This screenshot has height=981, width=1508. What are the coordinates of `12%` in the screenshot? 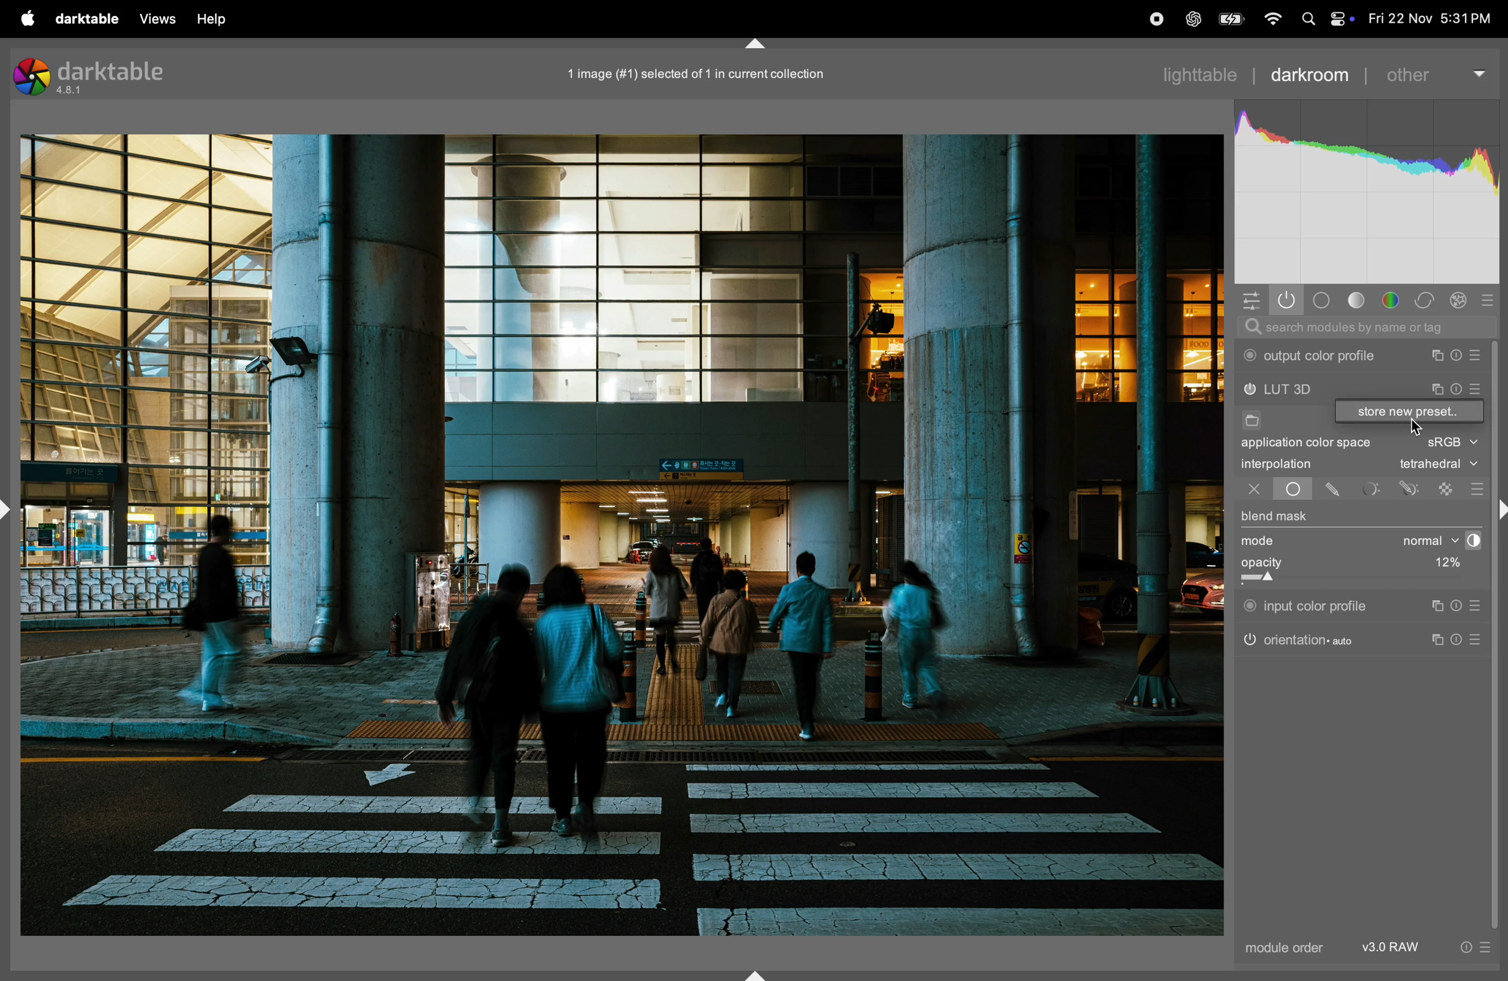 It's located at (1444, 565).